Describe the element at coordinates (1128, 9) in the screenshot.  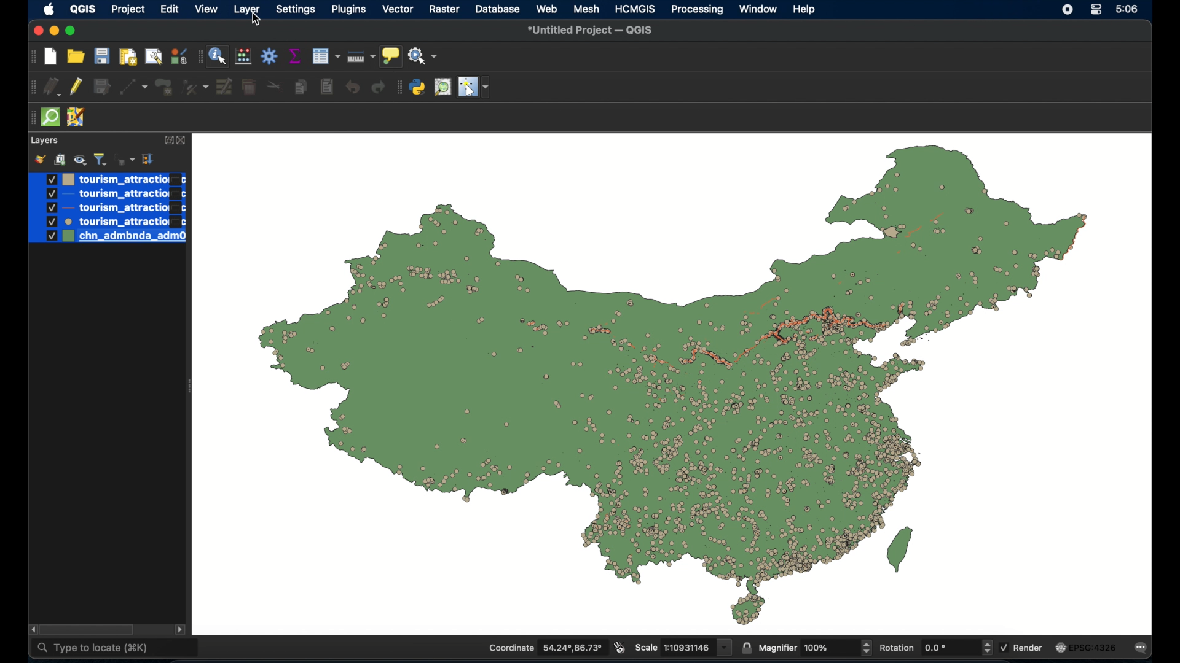
I see `time` at that location.